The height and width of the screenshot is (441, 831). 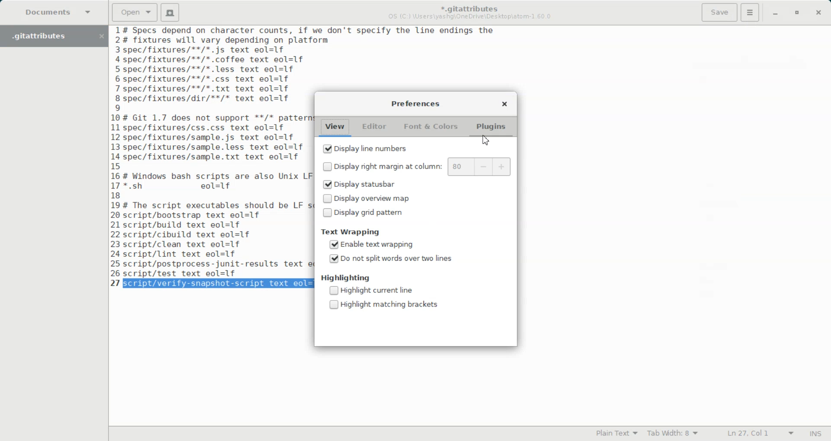 I want to click on Save, so click(x=719, y=13).